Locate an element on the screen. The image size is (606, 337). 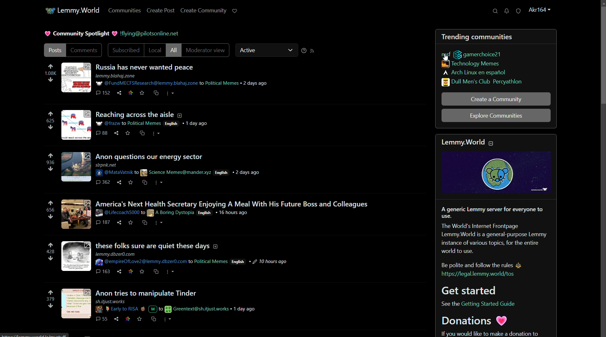
share is located at coordinates (117, 132).